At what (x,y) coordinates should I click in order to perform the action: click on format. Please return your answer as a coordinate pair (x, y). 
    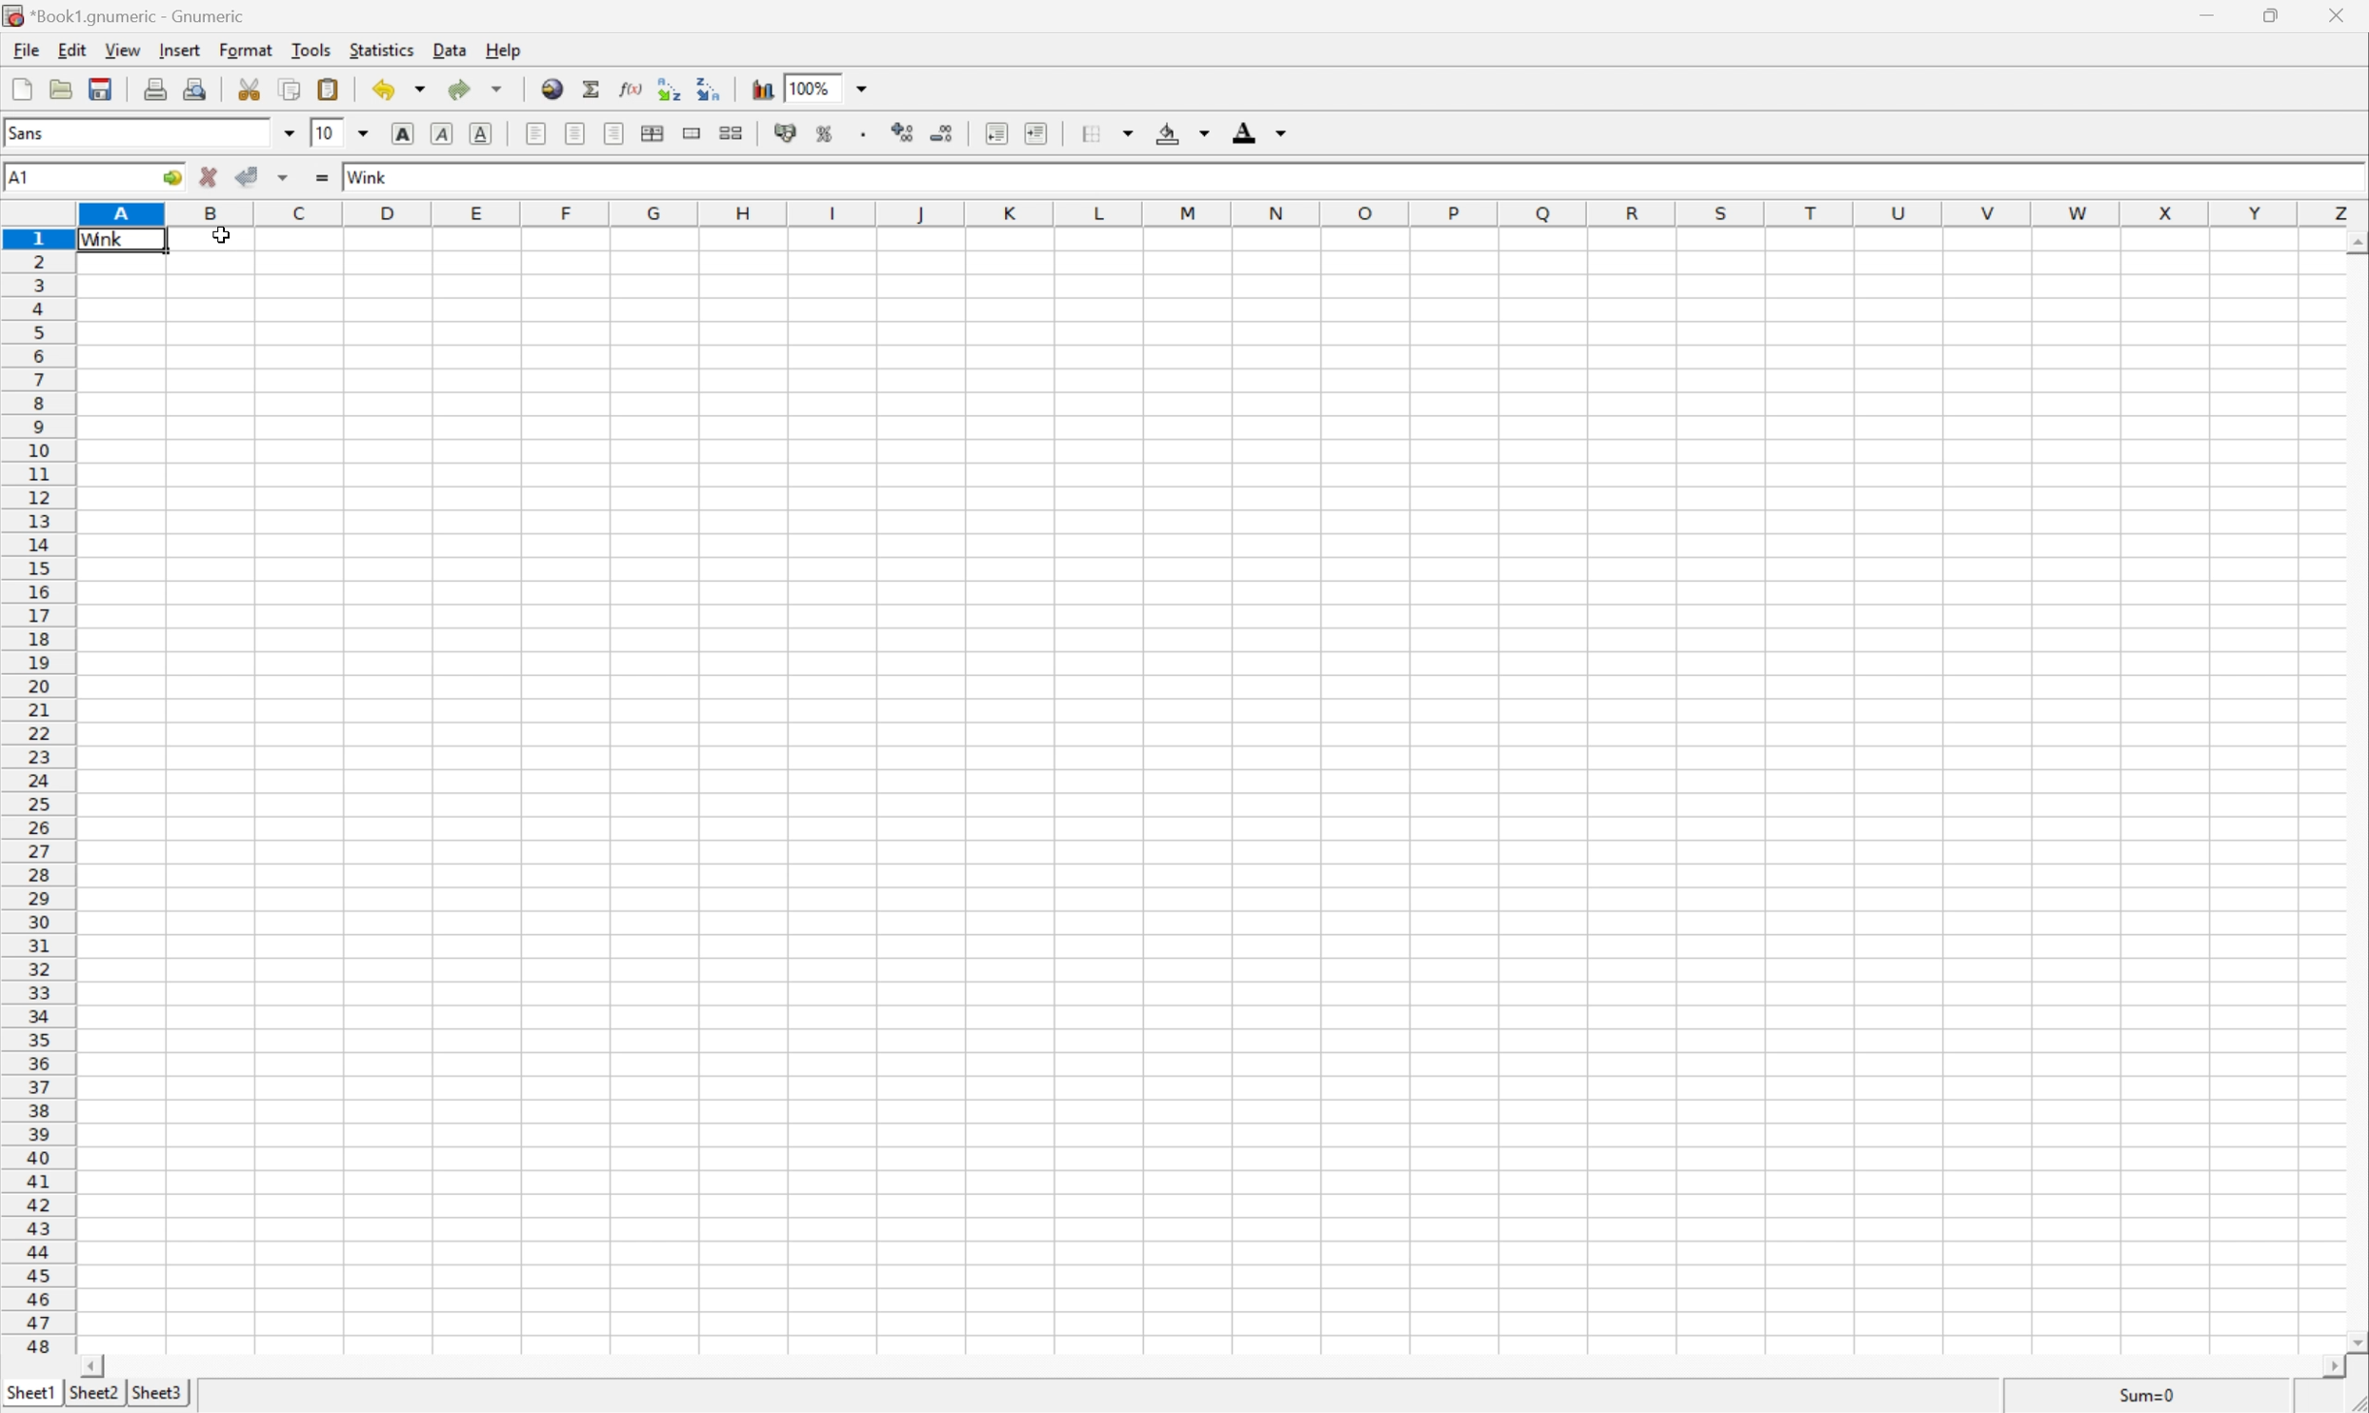
    Looking at the image, I should click on (246, 51).